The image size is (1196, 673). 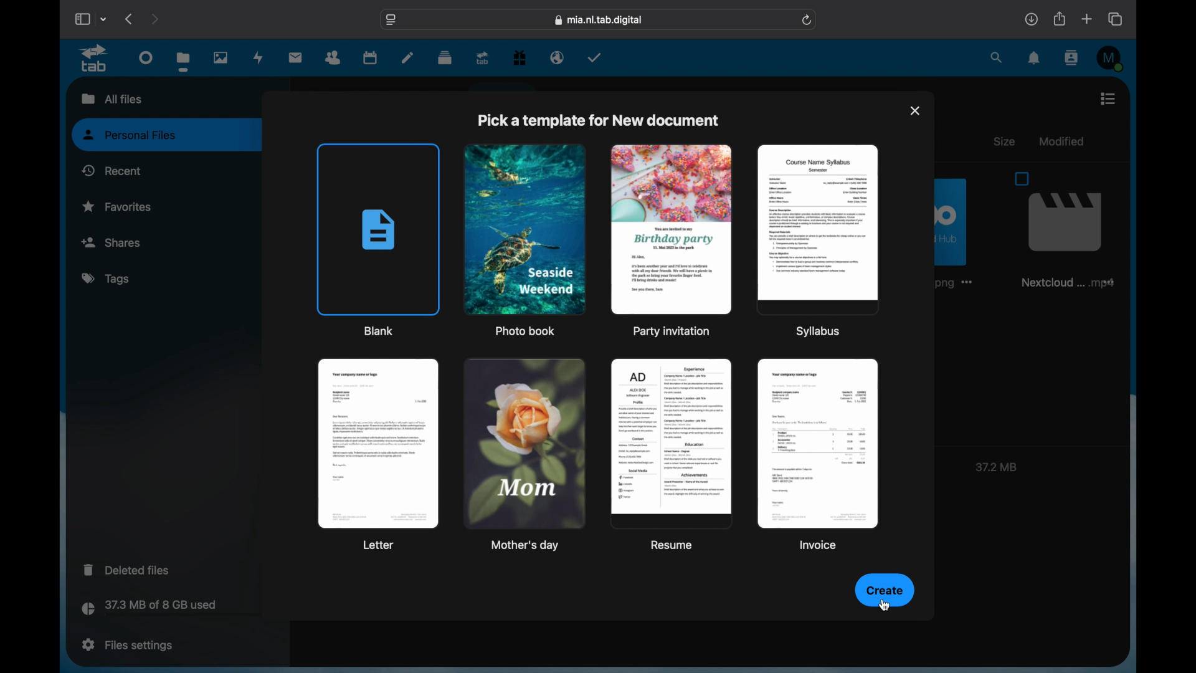 I want to click on calendar, so click(x=370, y=57).